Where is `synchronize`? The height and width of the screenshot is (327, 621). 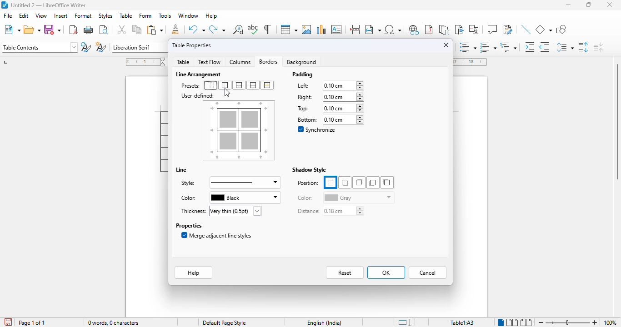 synchronize is located at coordinates (318, 130).